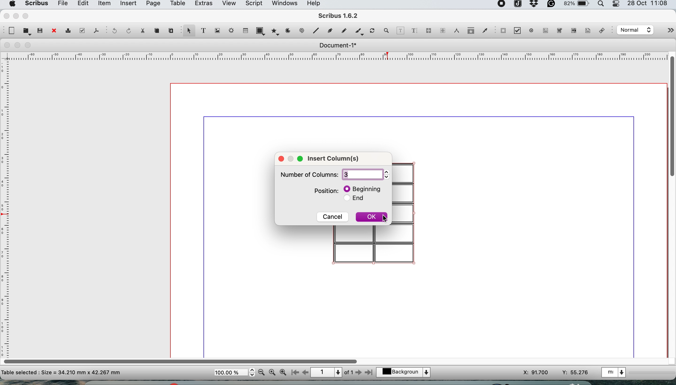  Describe the element at coordinates (202, 5) in the screenshot. I see `extras` at that location.